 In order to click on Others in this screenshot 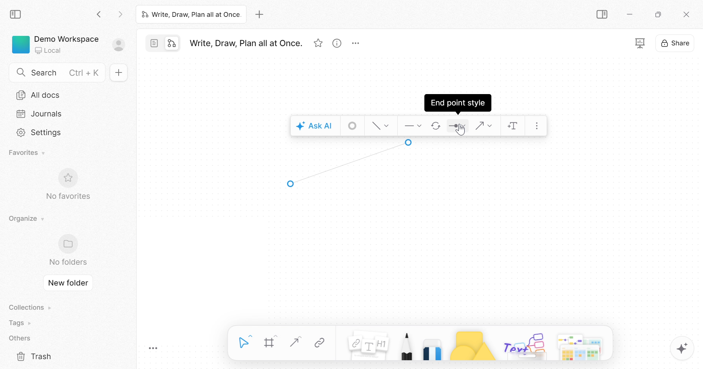, I will do `click(525, 345)`.